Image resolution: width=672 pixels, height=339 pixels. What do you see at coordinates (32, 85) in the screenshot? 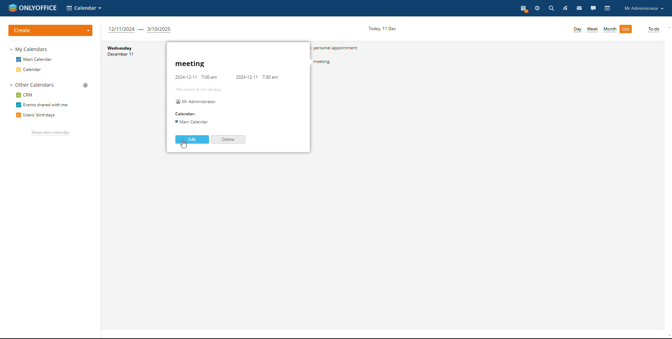
I see `other calendars` at bounding box center [32, 85].